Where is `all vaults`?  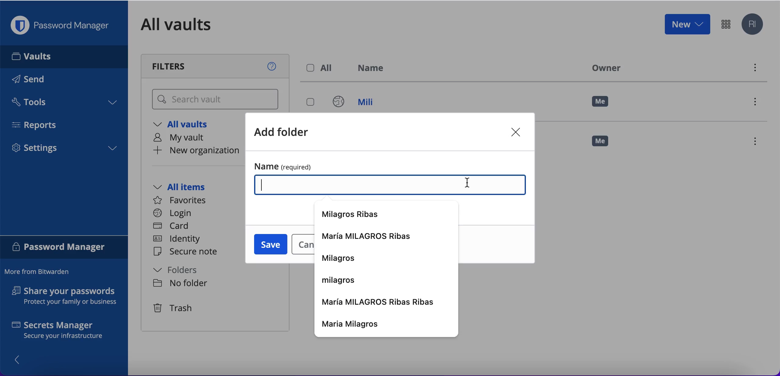 all vaults is located at coordinates (185, 126).